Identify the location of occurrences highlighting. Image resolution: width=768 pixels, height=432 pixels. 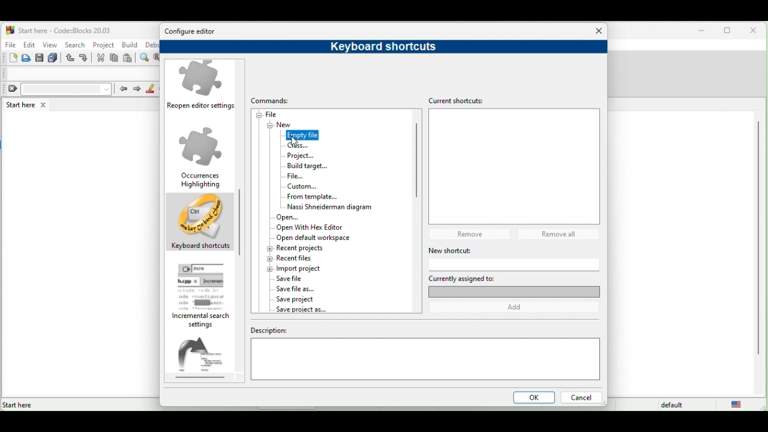
(201, 157).